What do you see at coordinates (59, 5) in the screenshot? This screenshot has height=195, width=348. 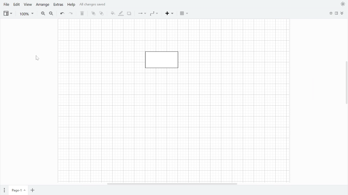 I see `Extras` at bounding box center [59, 5].